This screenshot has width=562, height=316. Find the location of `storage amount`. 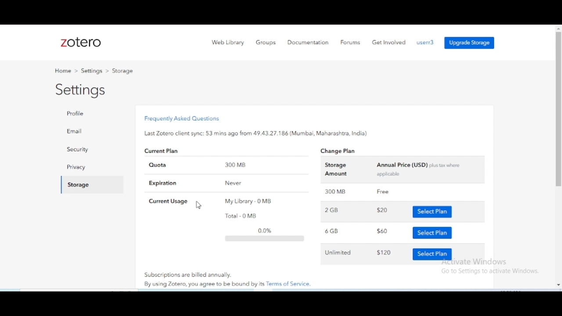

storage amount is located at coordinates (336, 170).